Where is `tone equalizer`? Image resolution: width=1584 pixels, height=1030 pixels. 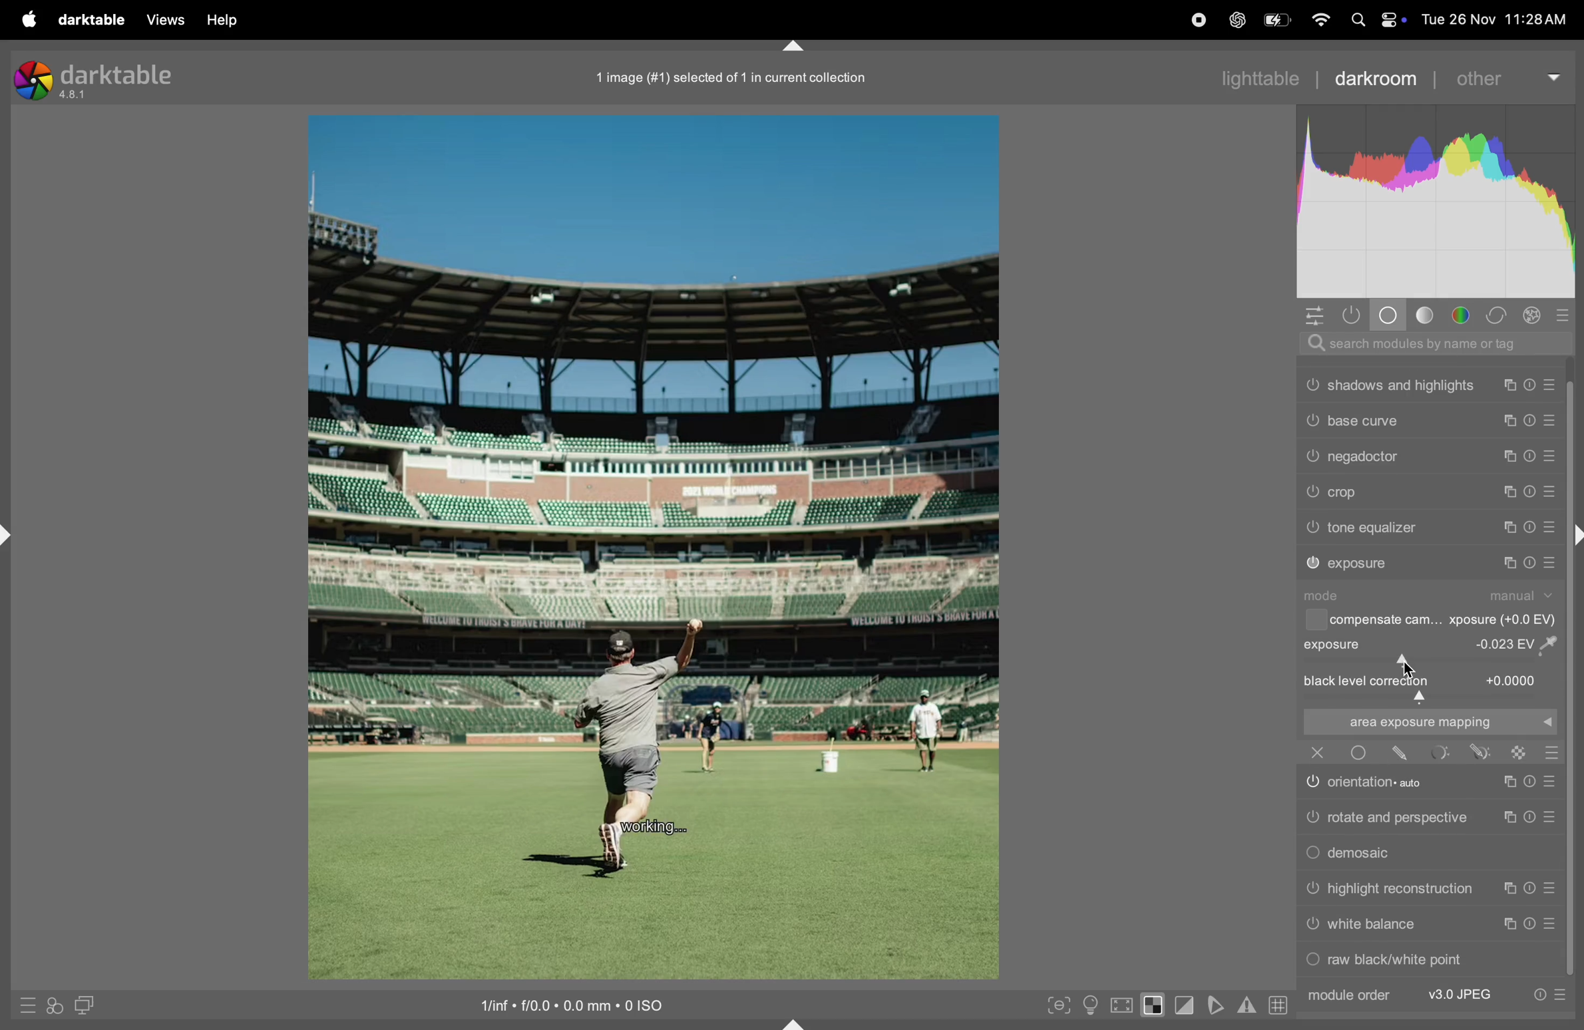
tone equalizer is located at coordinates (1374, 528).